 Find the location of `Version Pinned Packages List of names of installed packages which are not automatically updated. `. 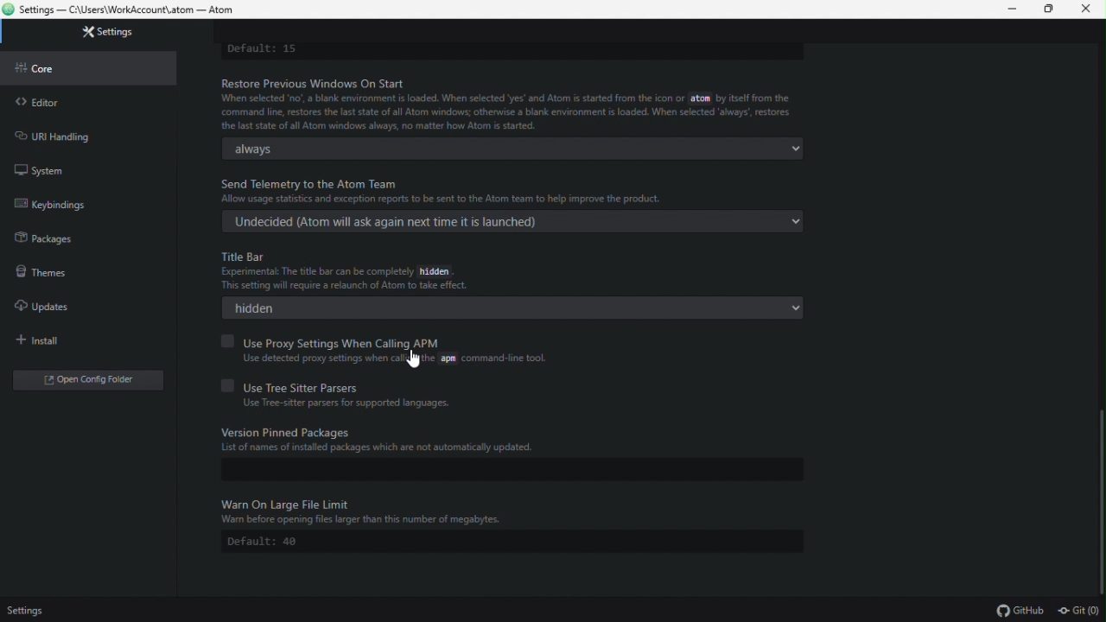

Version Pinned Packages List of names of installed packages which are not automatically updated.  is located at coordinates (515, 441).